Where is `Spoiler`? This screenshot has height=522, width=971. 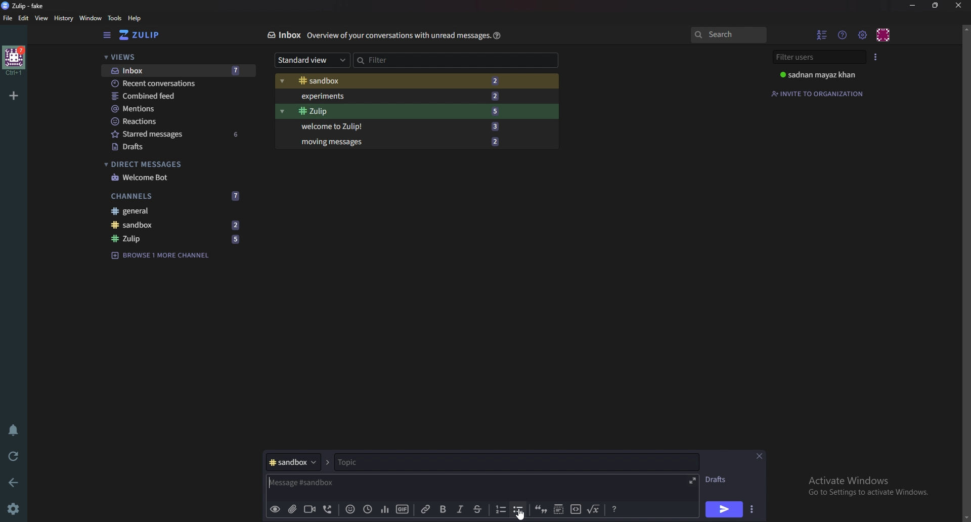
Spoiler is located at coordinates (559, 508).